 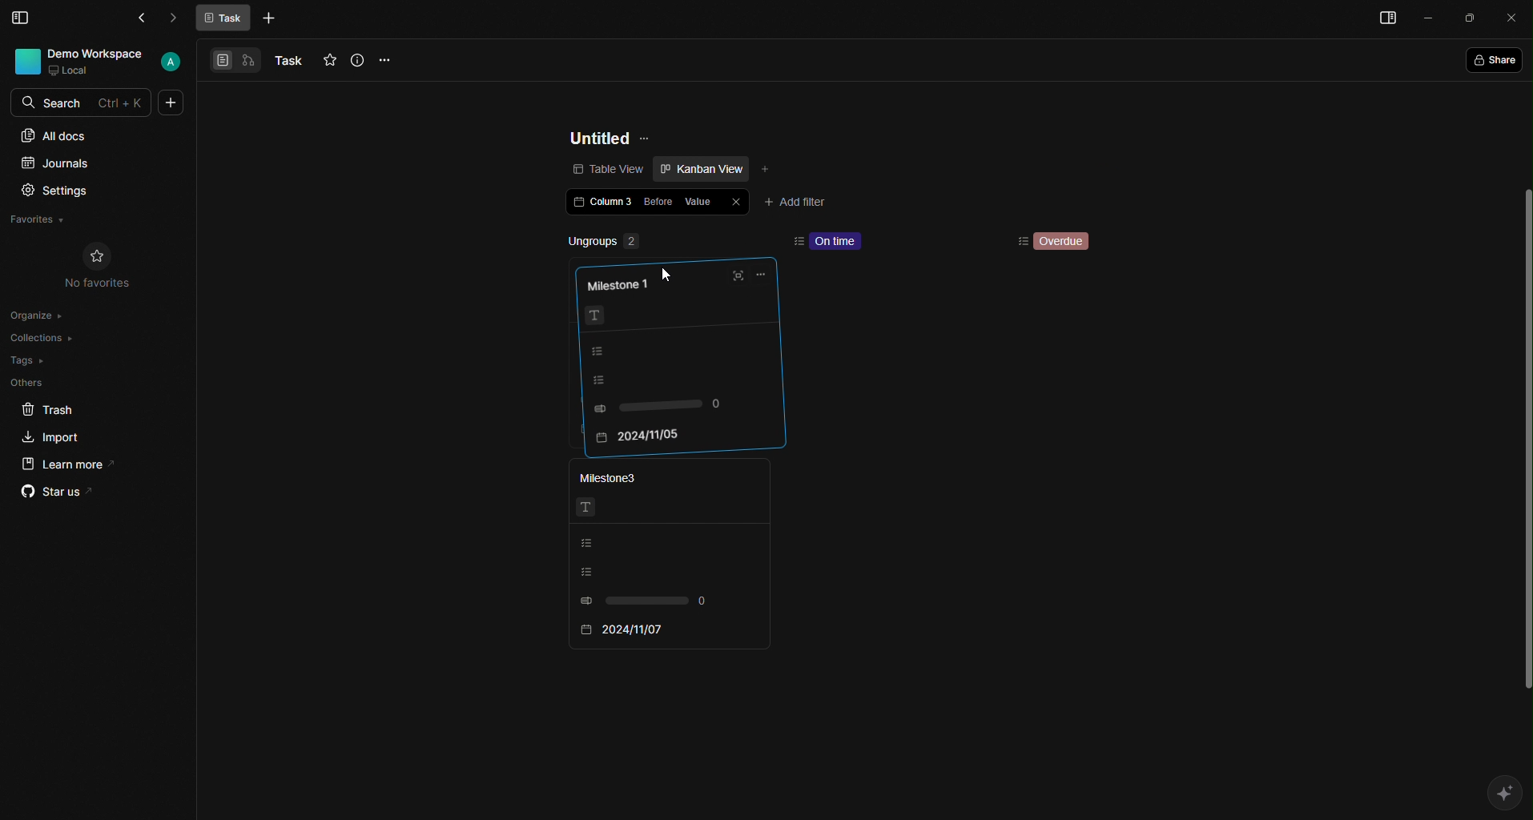 I want to click on Menu bar, so click(x=1383, y=20).